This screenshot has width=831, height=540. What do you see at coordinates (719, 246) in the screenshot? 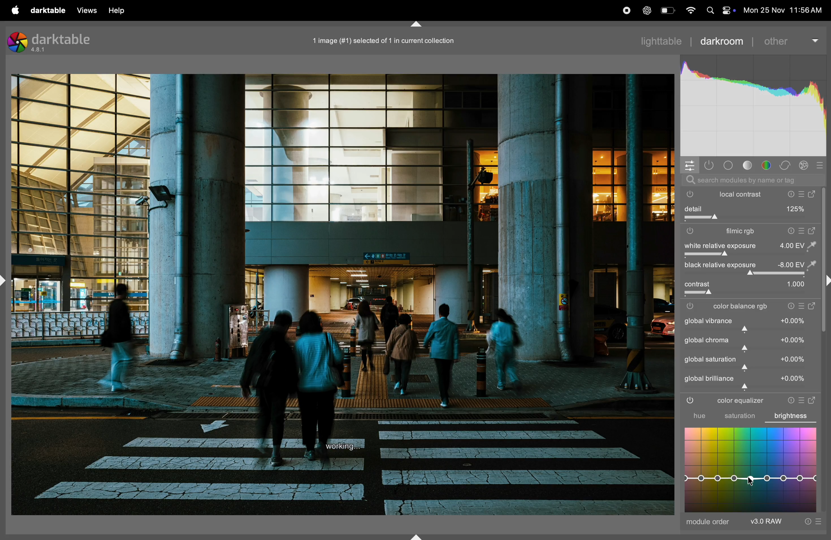
I see `white relavtive exposure` at bounding box center [719, 246].